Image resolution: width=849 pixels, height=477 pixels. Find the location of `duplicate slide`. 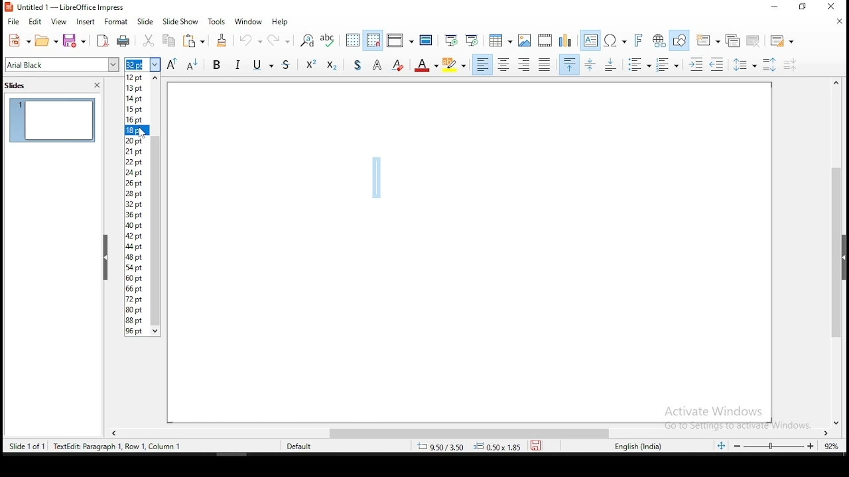

duplicate slide is located at coordinates (735, 40).